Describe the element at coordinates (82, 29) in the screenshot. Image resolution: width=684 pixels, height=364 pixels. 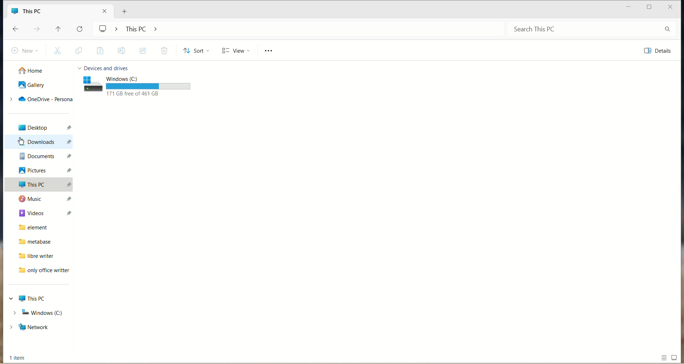
I see `refresh` at that location.